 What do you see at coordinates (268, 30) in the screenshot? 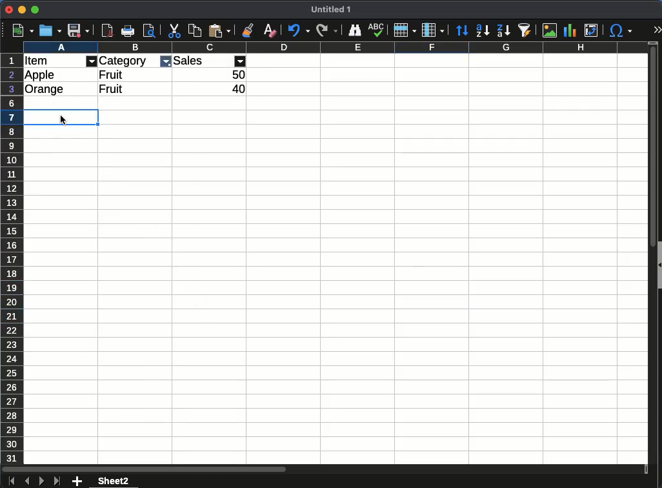
I see `clear formatting` at bounding box center [268, 30].